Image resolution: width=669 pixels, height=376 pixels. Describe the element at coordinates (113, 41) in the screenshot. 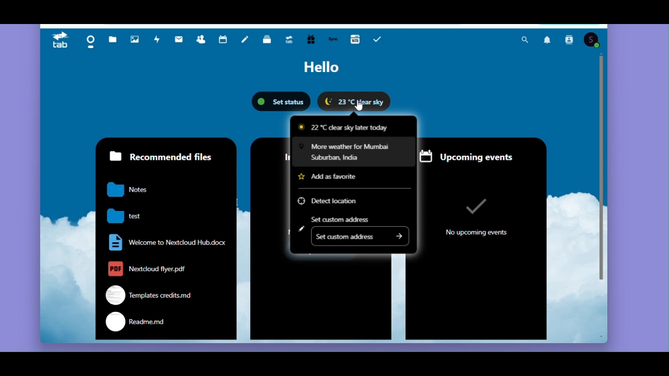

I see `Files` at that location.